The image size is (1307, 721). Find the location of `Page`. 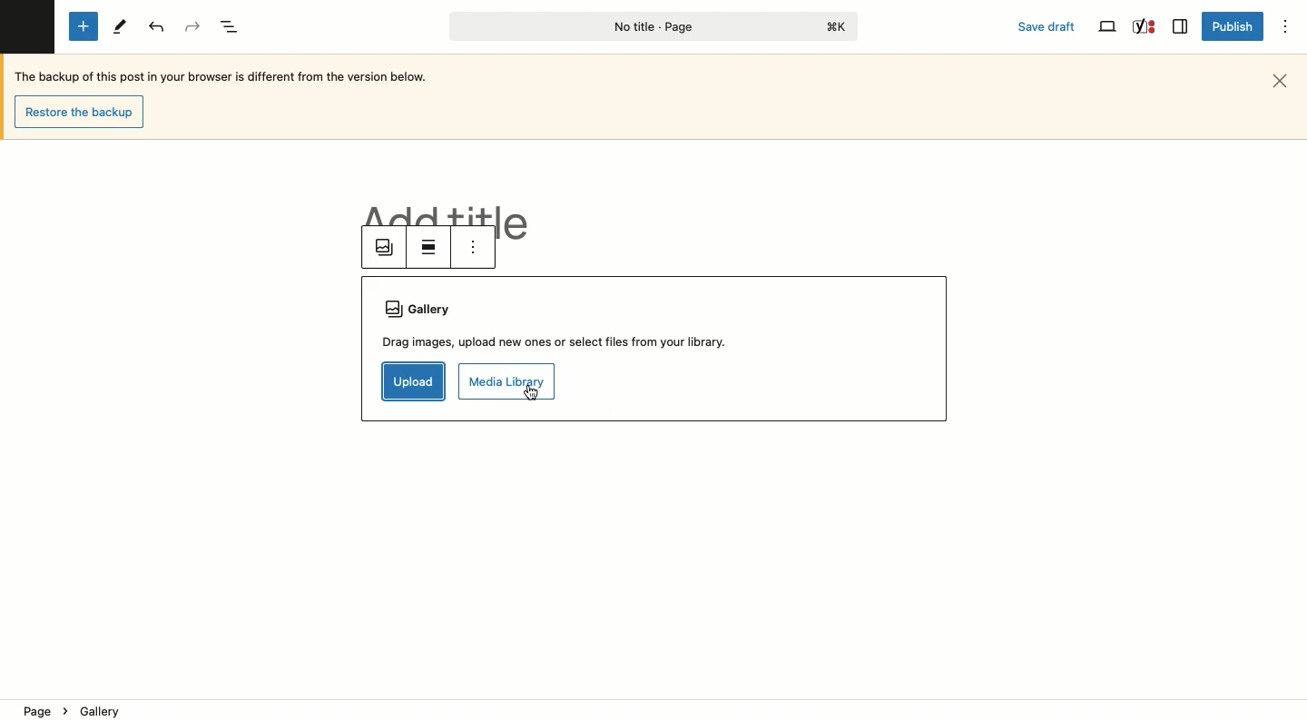

Page is located at coordinates (648, 27).